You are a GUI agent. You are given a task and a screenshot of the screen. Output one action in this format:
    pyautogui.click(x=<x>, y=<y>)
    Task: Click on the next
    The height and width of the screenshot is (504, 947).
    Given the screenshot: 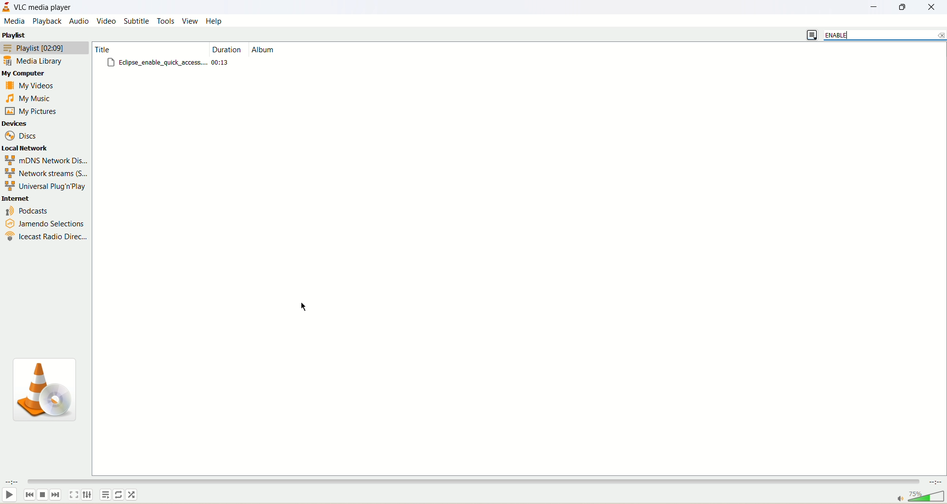 What is the action you would take?
    pyautogui.click(x=57, y=495)
    